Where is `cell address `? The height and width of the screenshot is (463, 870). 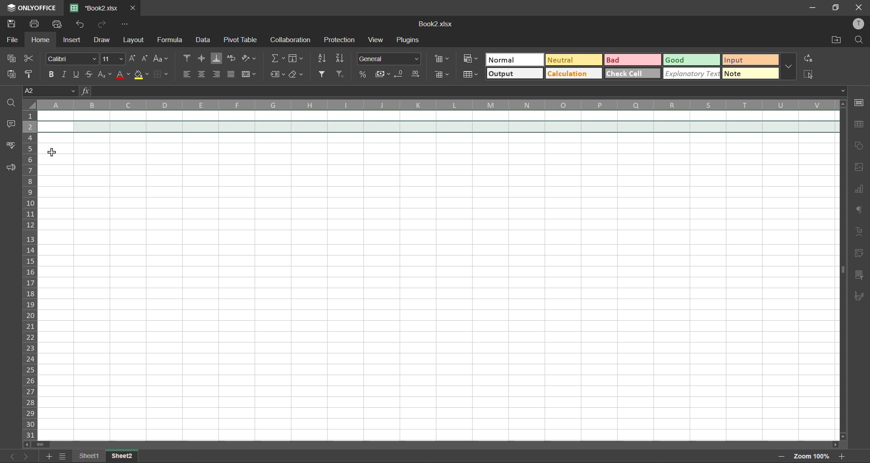
cell address  is located at coordinates (51, 92).